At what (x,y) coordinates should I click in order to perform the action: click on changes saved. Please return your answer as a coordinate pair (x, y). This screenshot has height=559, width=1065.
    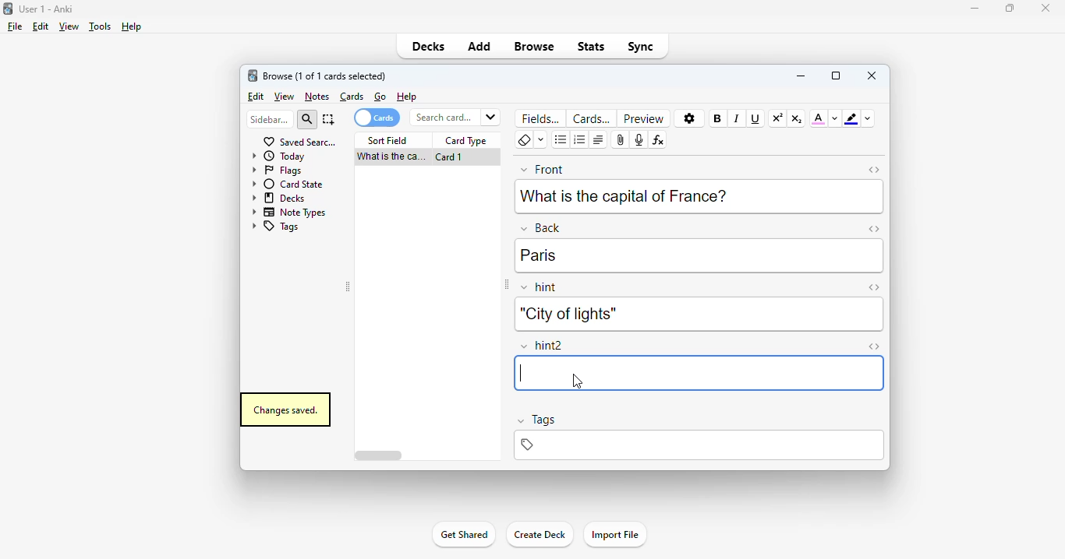
    Looking at the image, I should click on (285, 410).